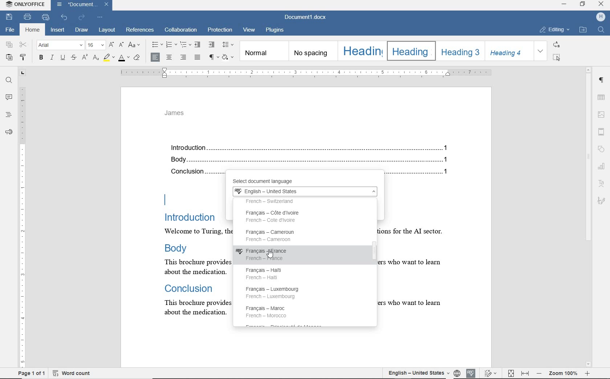 The image size is (610, 379). I want to click on align left, so click(155, 57).